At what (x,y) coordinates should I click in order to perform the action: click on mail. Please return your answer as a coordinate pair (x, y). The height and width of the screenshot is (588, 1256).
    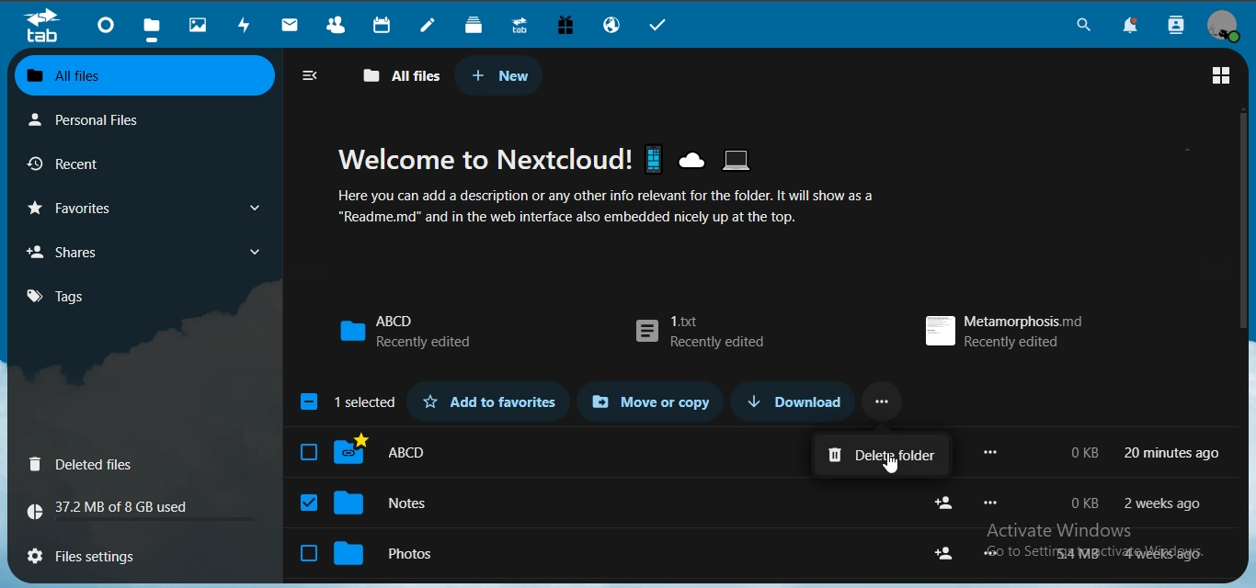
    Looking at the image, I should click on (292, 24).